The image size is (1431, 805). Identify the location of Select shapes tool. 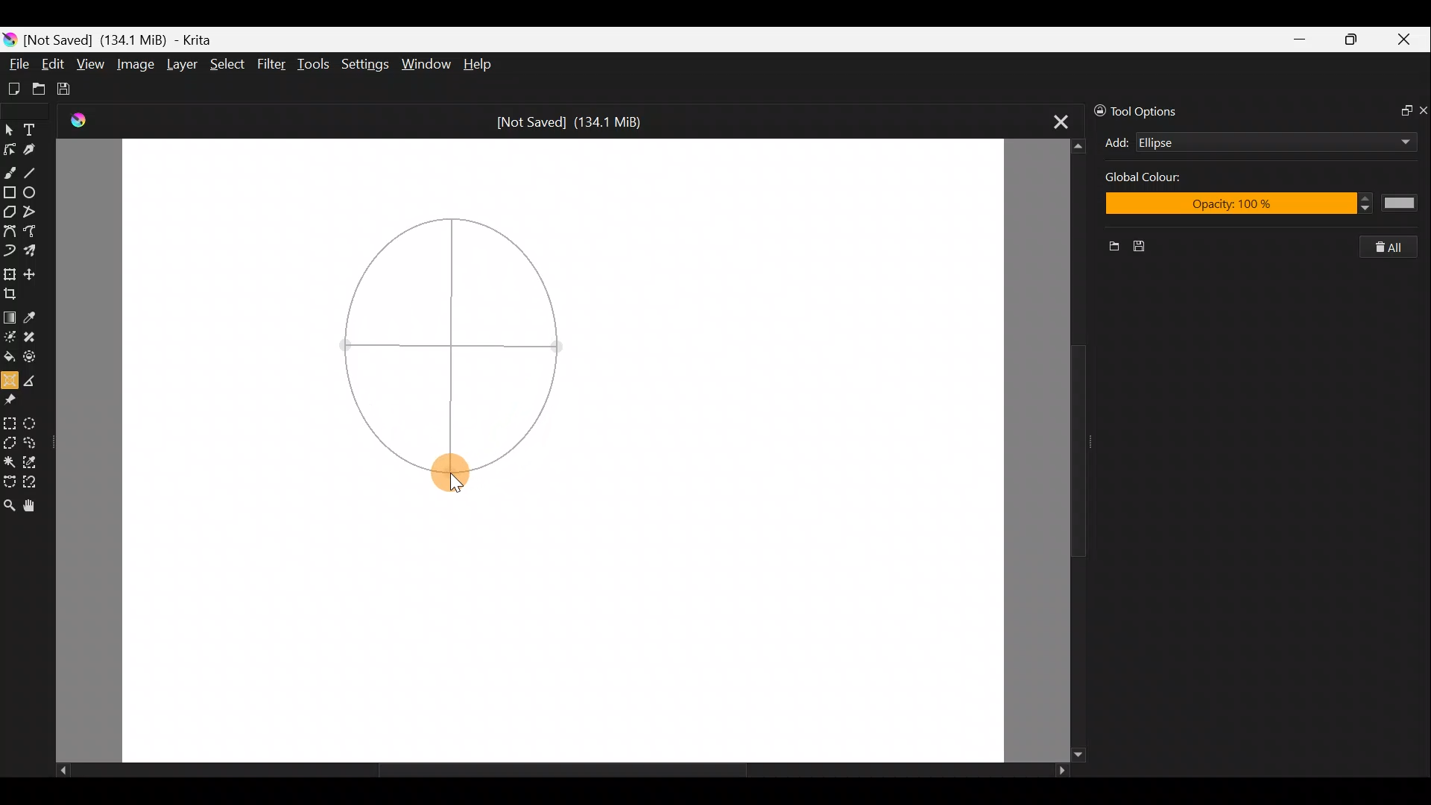
(10, 127).